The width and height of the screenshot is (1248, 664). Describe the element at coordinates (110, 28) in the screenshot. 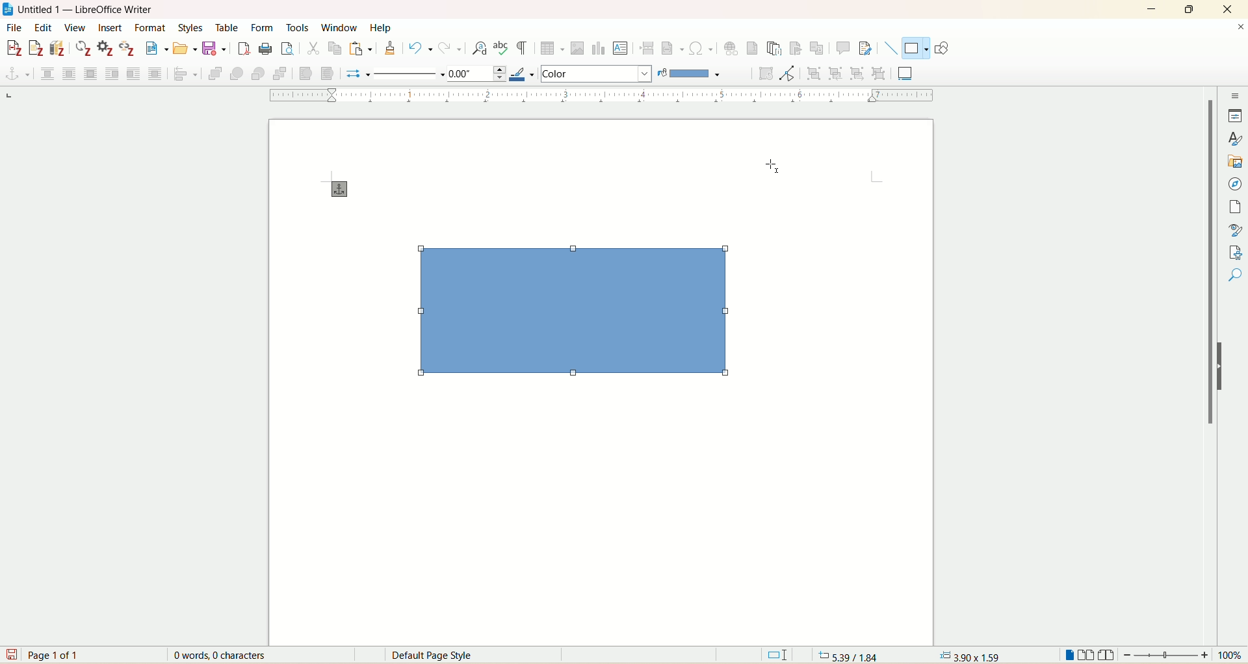

I see `insert` at that location.